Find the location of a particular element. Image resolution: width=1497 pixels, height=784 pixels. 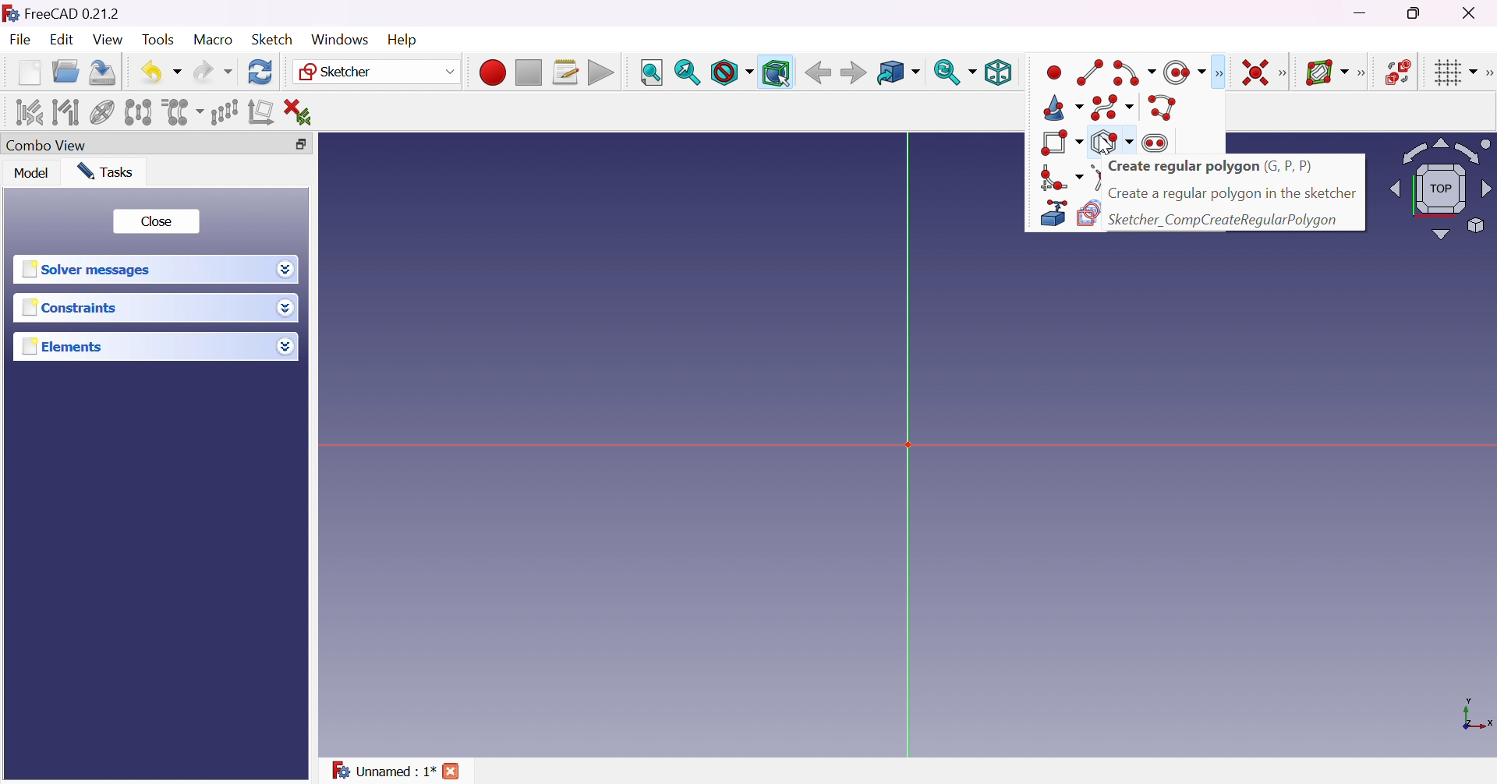

Create rectangle is located at coordinates (1063, 143).